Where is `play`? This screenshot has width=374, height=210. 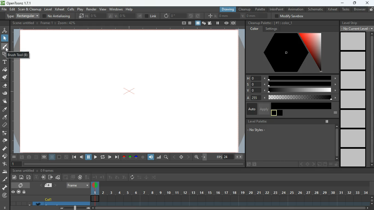 play is located at coordinates (81, 9).